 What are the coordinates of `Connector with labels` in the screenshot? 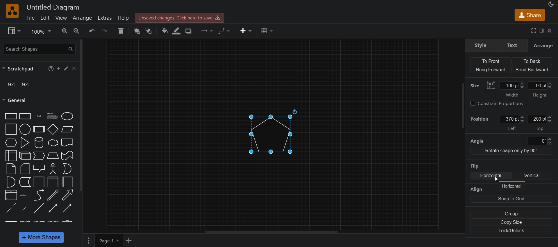 It's located at (25, 221).